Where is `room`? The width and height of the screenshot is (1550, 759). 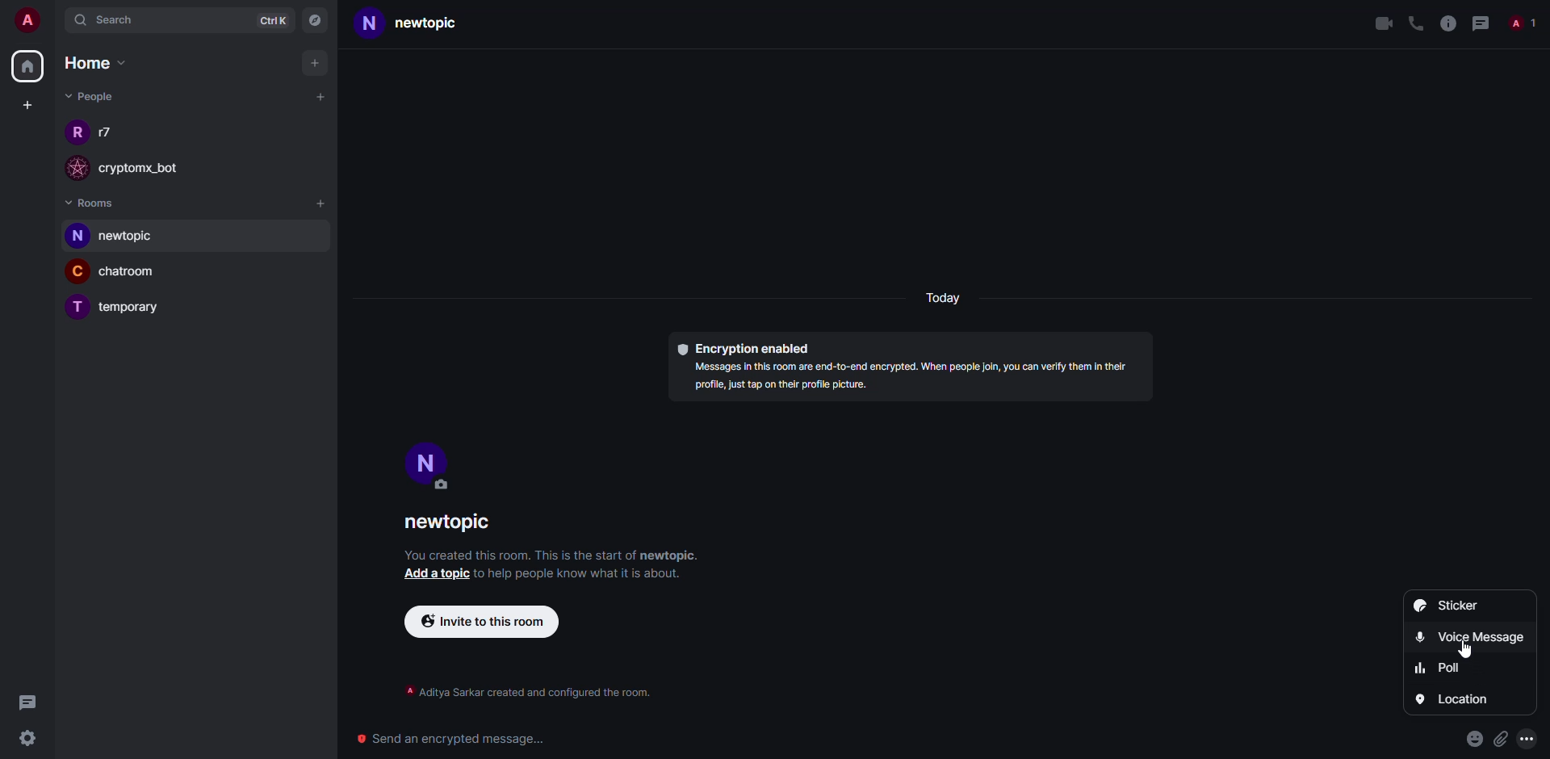
room is located at coordinates (449, 524).